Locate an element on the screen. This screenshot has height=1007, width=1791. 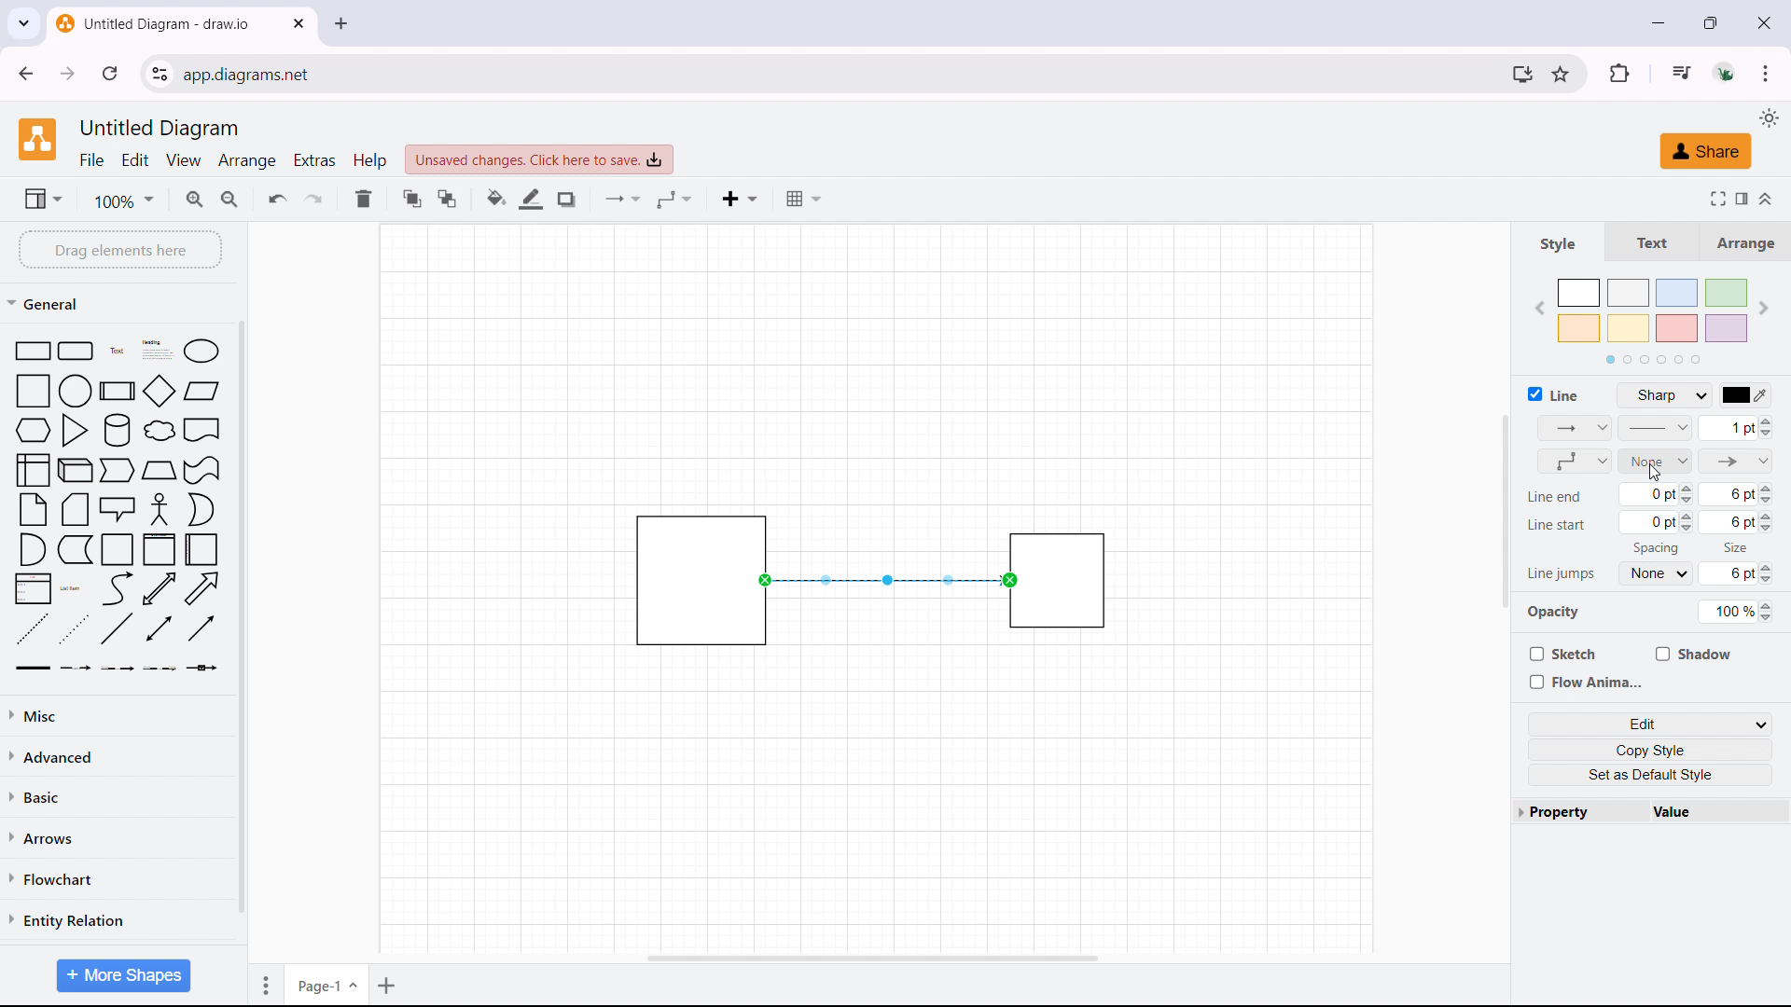
arrows is located at coordinates (117, 836).